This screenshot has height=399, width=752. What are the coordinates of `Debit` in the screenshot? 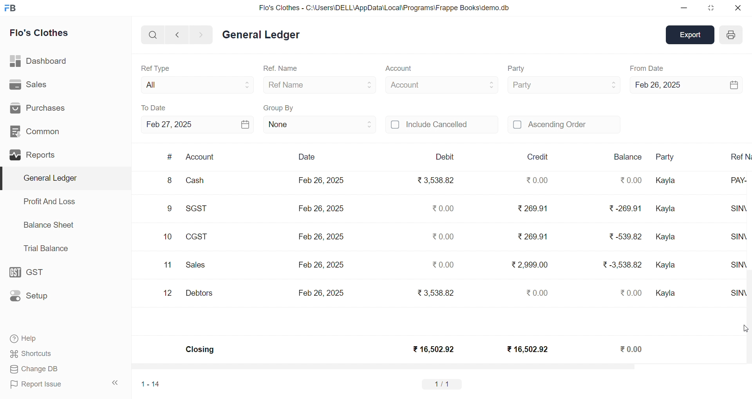 It's located at (445, 156).